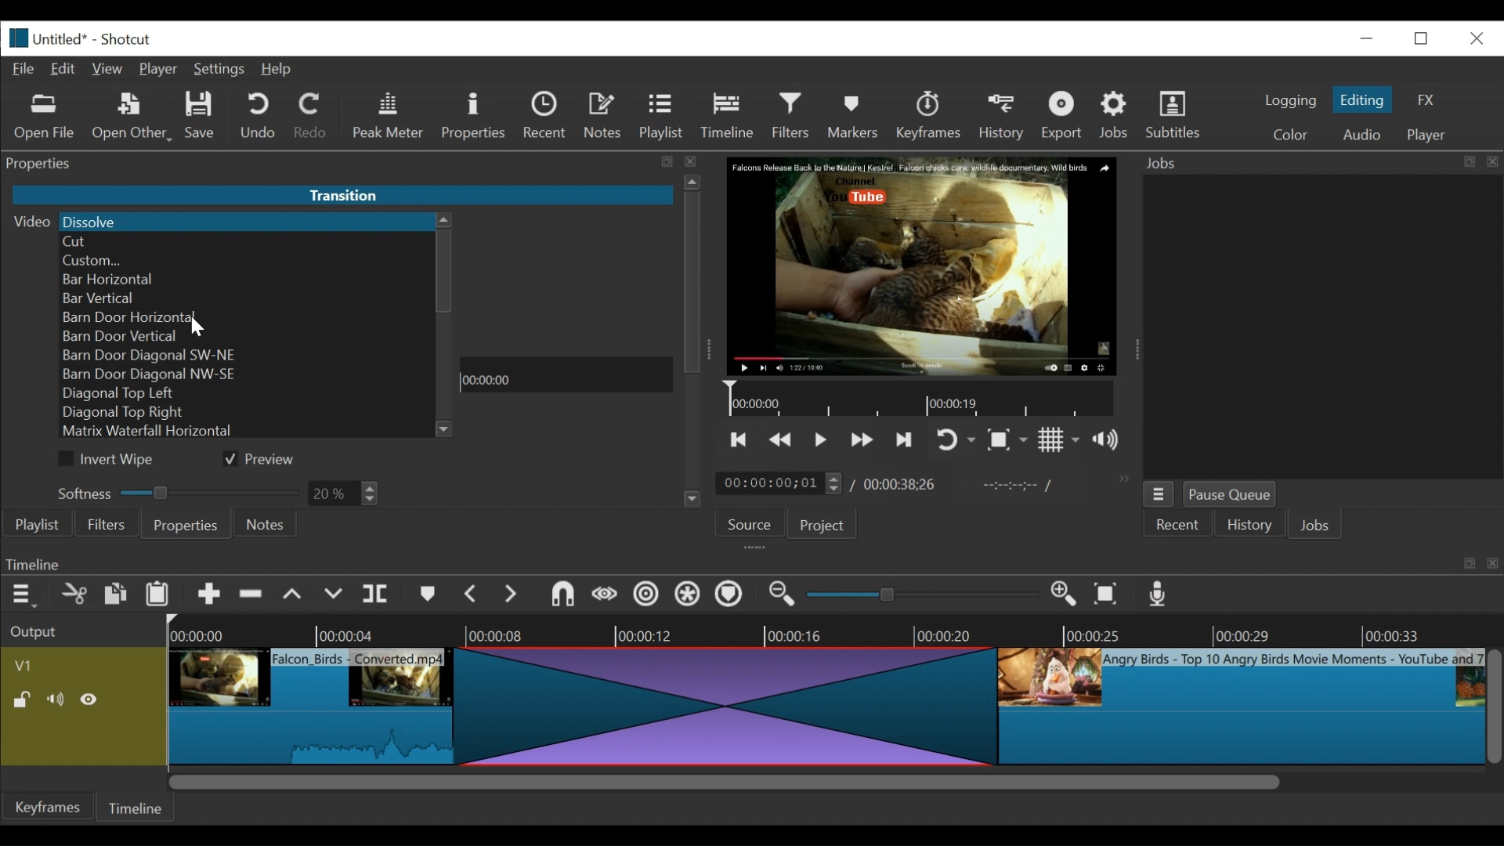  I want to click on Player, so click(162, 70).